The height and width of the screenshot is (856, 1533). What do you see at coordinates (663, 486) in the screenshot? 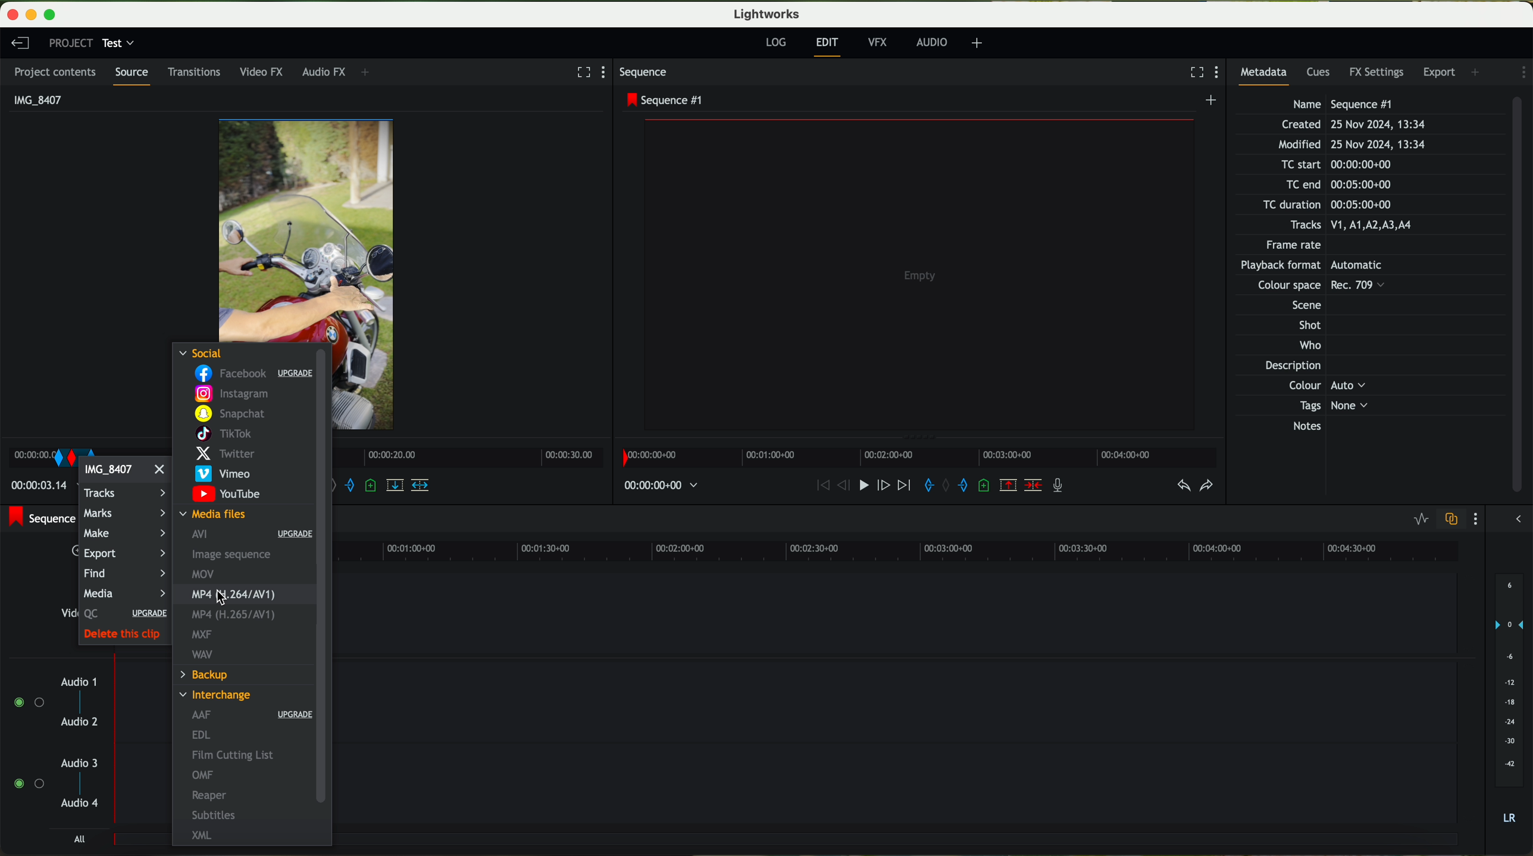
I see `time` at bounding box center [663, 486].